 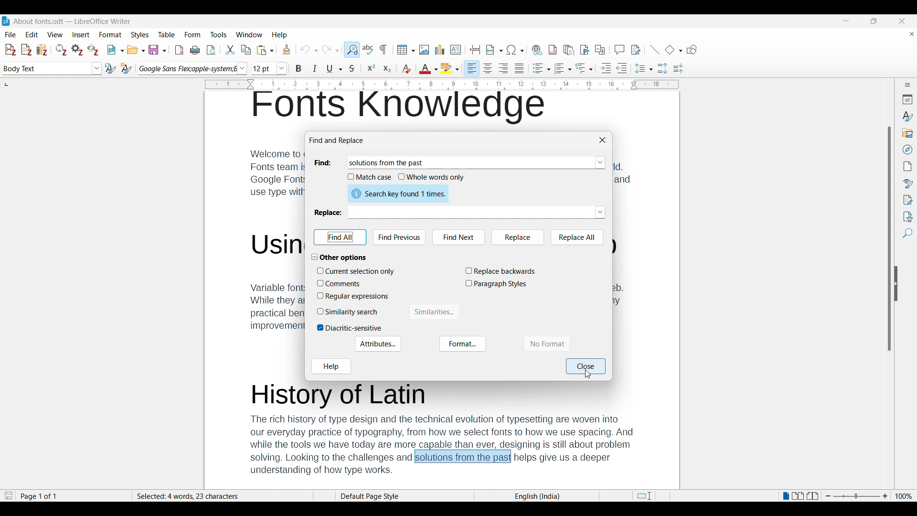 What do you see at coordinates (519, 237) in the screenshot?
I see `Replace` at bounding box center [519, 237].